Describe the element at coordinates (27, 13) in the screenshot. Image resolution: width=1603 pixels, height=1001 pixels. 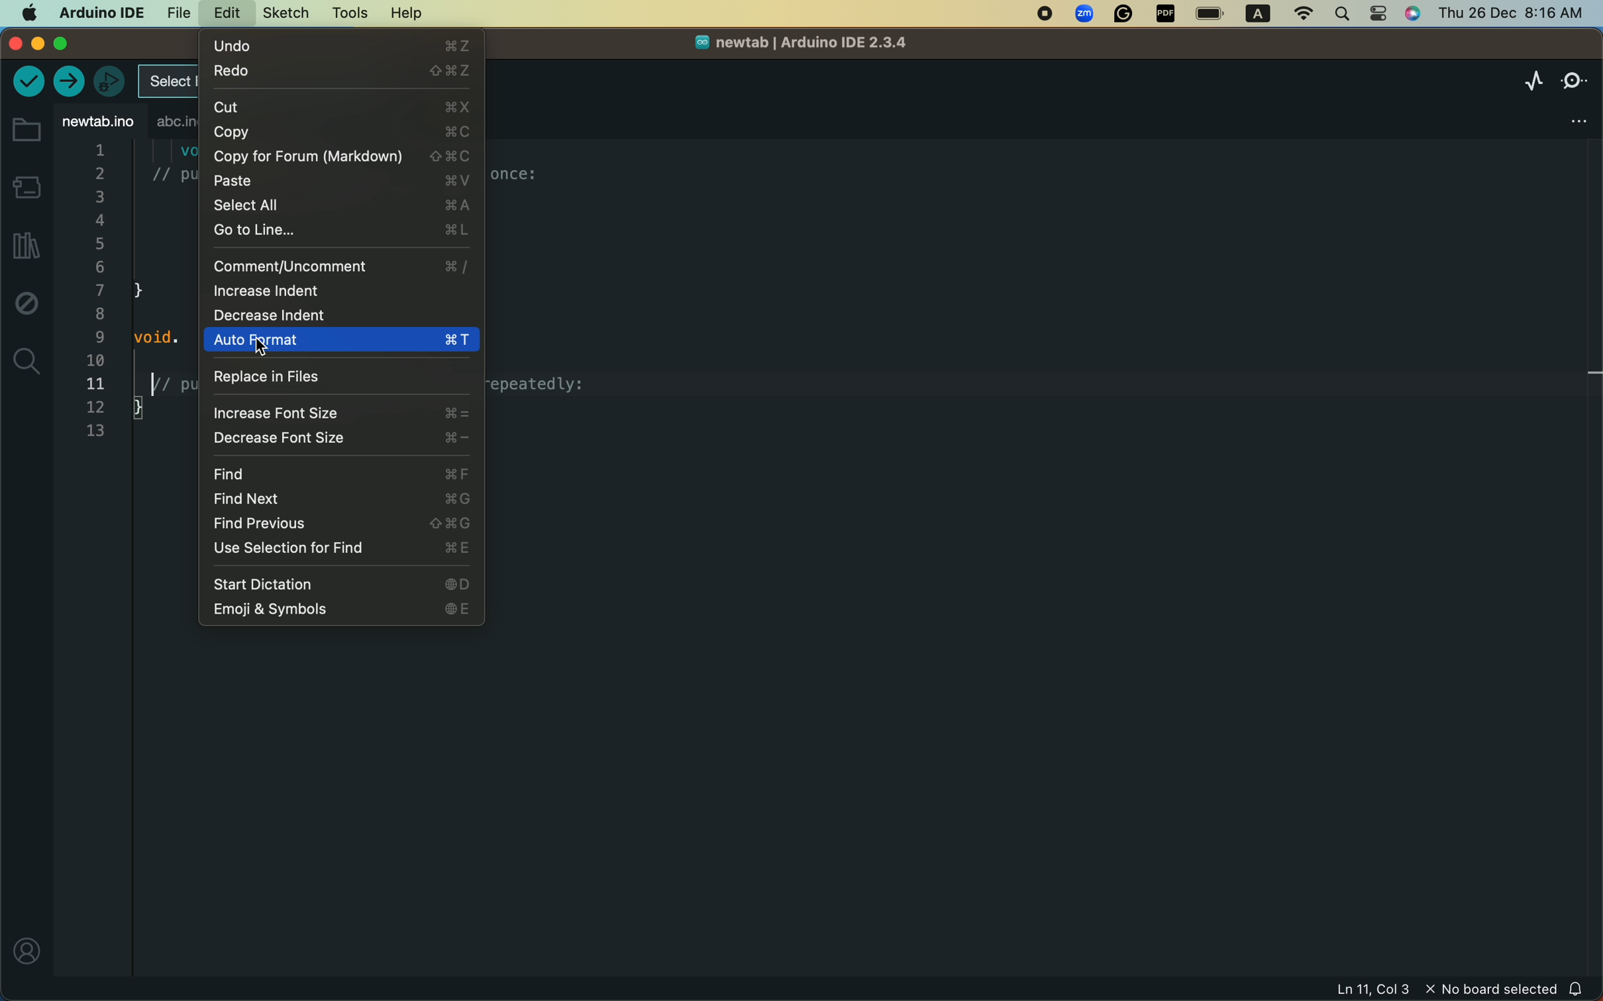
I see `main setting` at that location.